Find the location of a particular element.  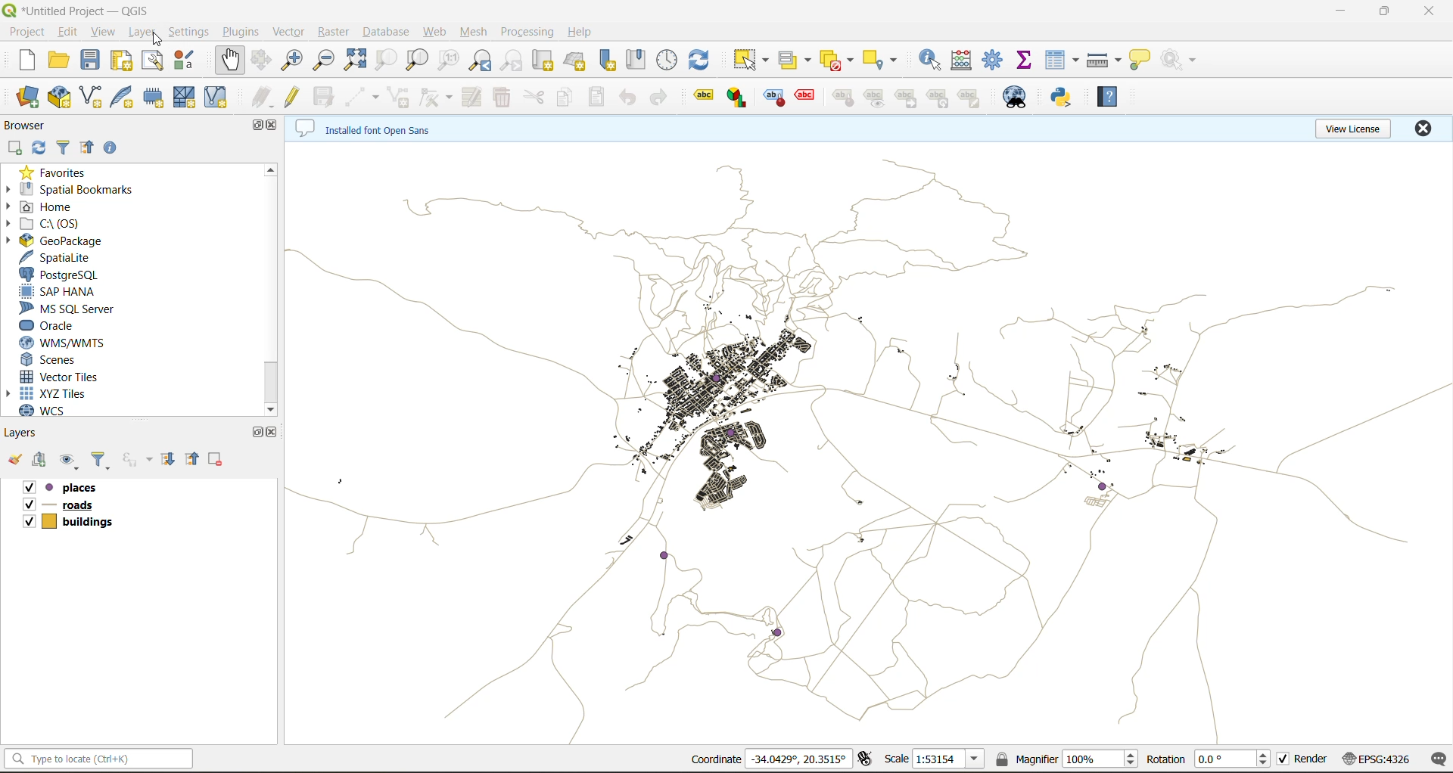

statistical summary is located at coordinates (1026, 63).